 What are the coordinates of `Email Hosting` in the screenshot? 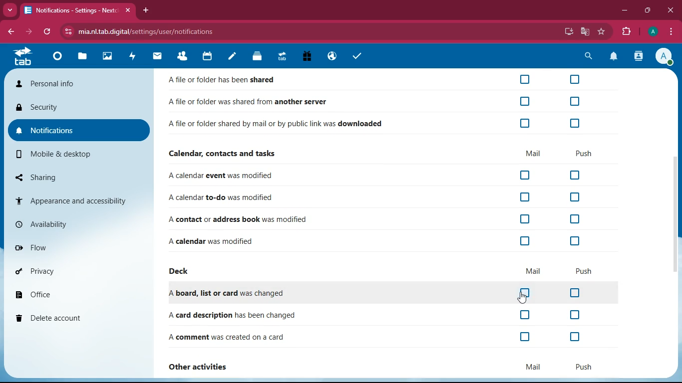 It's located at (333, 57).